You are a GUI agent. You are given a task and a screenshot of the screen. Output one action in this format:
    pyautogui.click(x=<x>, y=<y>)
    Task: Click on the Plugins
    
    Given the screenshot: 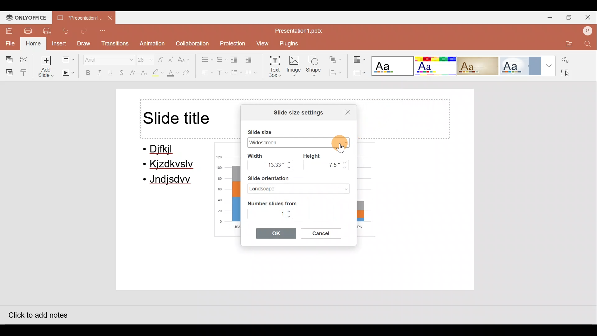 What is the action you would take?
    pyautogui.click(x=291, y=44)
    